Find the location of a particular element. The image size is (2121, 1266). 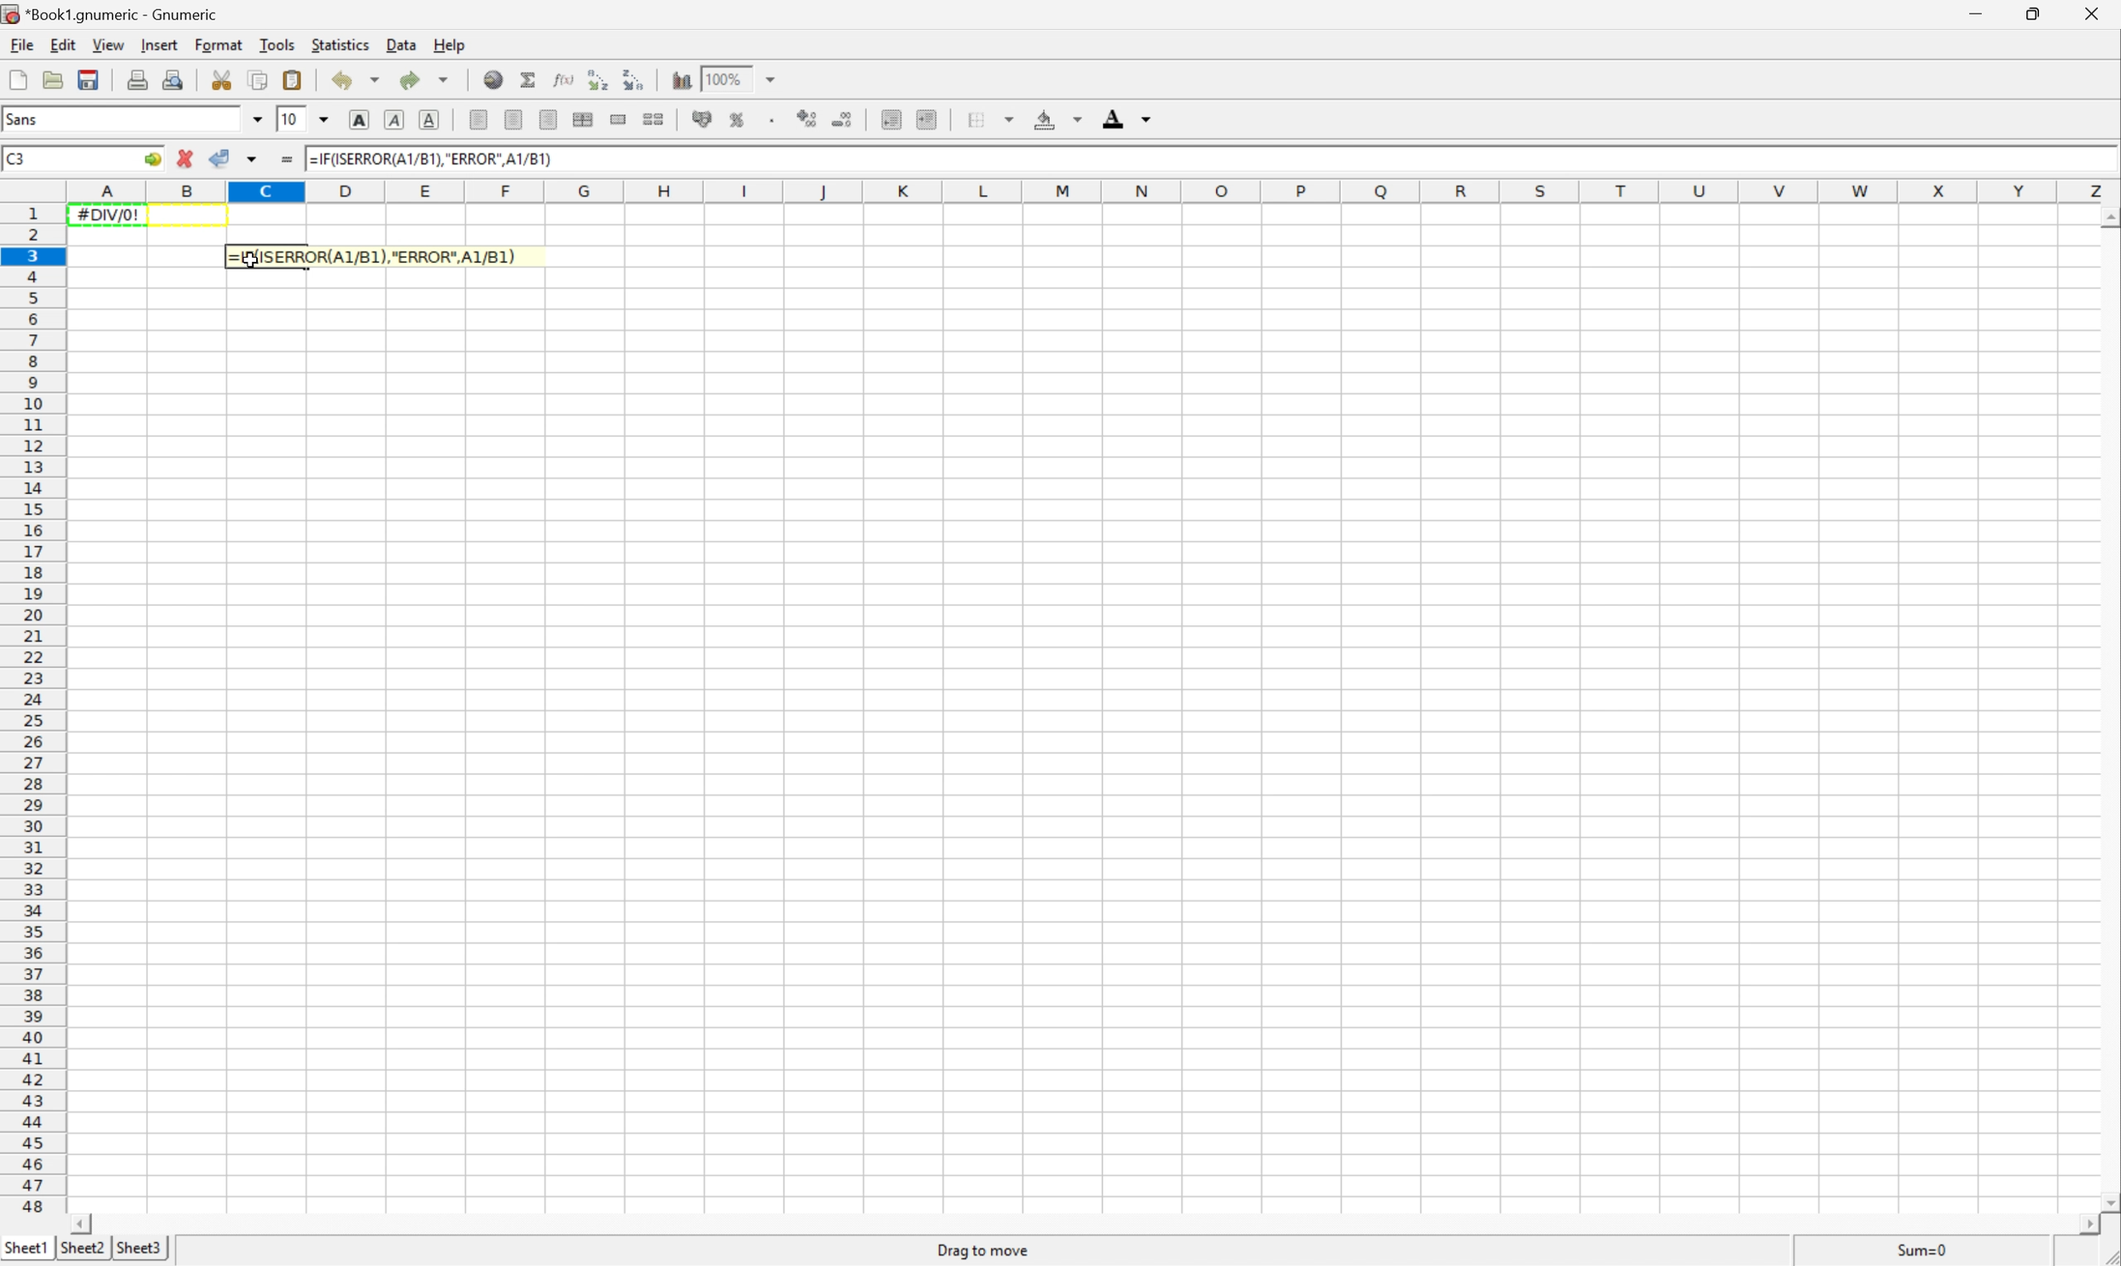

Sheet1 is located at coordinates (26, 1247).